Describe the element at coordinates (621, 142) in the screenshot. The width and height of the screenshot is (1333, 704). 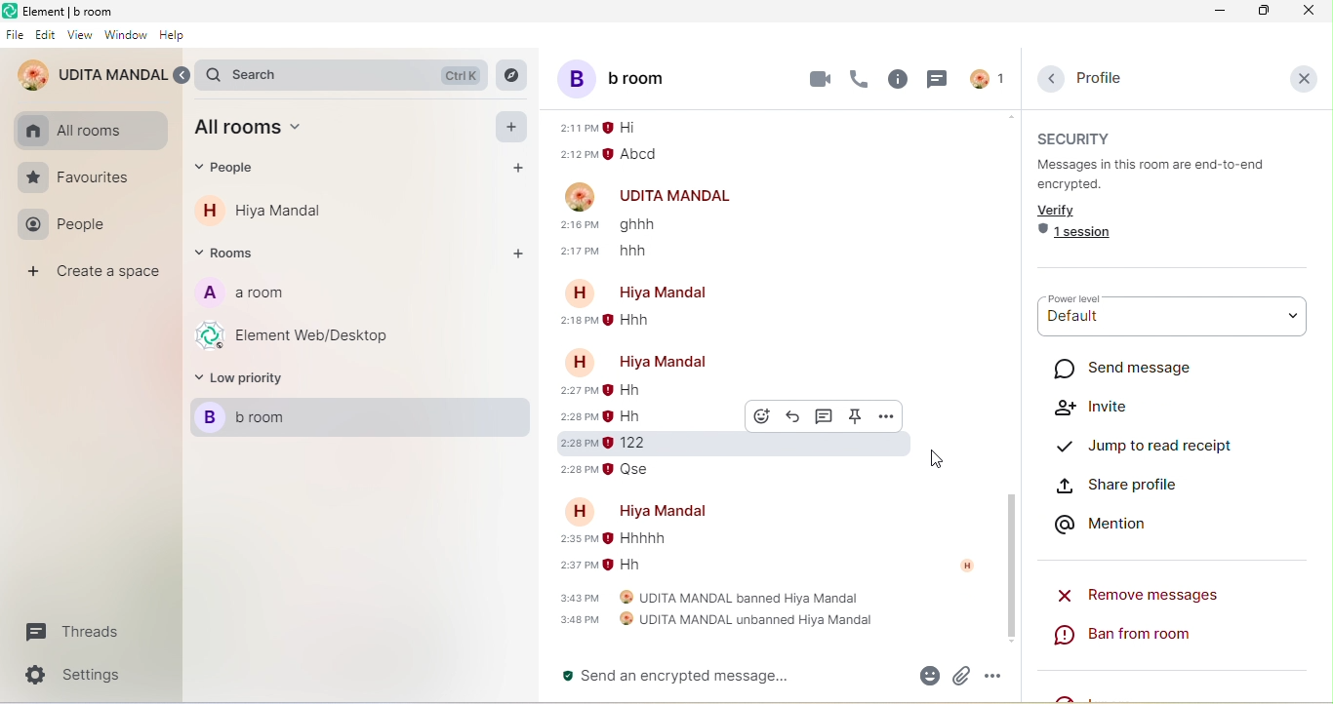
I see `older message` at that location.